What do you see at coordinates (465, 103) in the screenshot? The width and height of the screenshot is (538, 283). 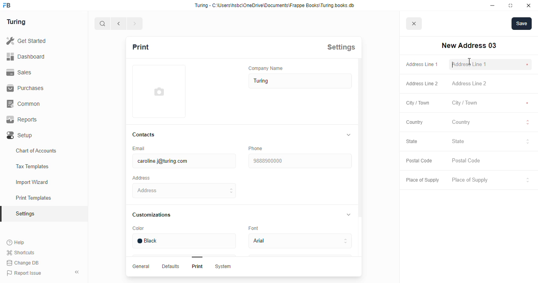 I see `city/town` at bounding box center [465, 103].